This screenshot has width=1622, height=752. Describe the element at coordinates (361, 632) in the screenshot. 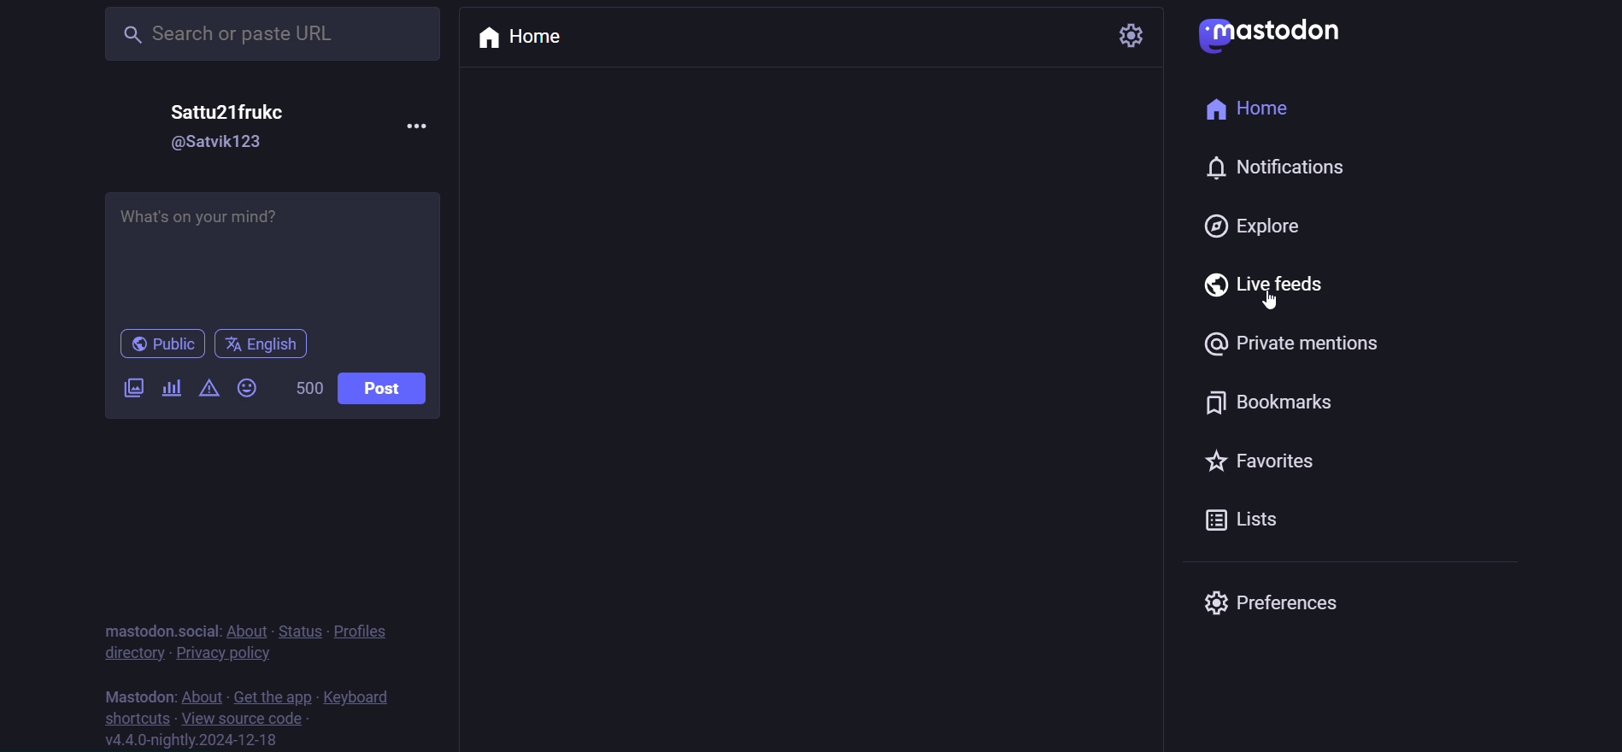

I see `profiles` at that location.